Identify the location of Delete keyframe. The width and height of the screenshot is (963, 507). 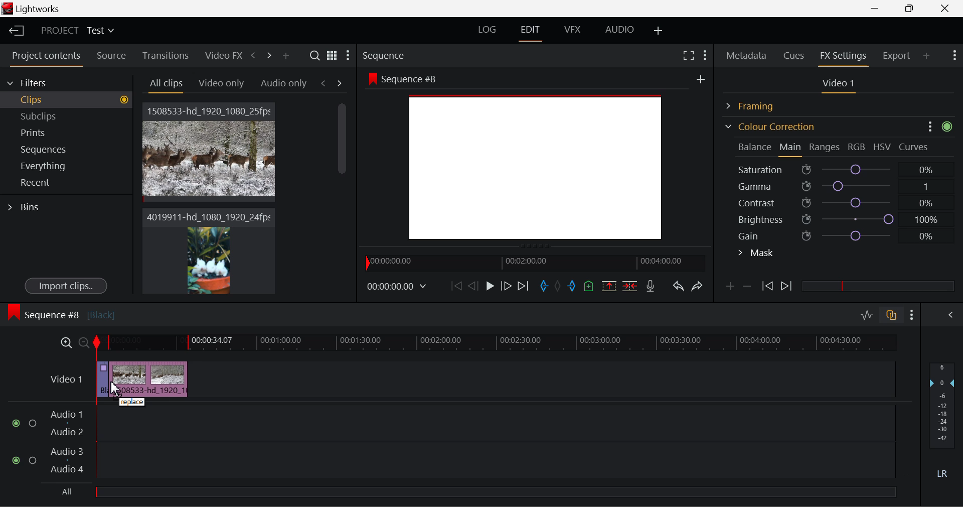
(747, 288).